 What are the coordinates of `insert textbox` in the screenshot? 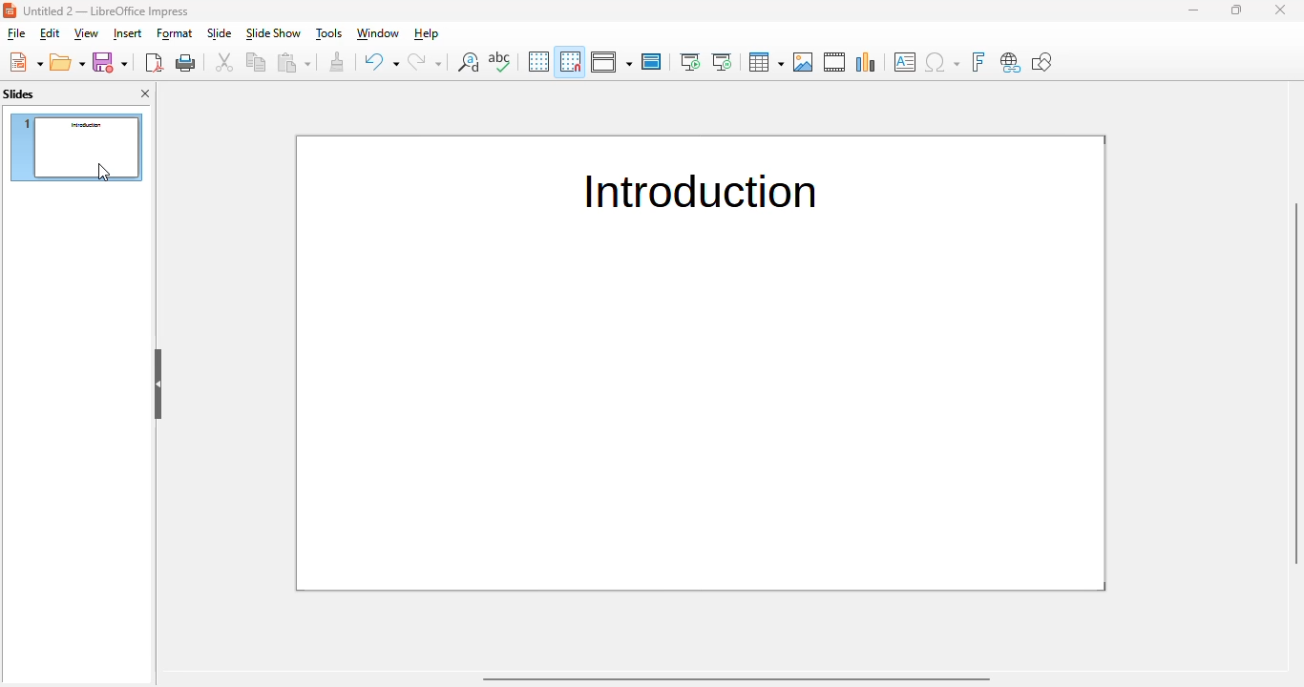 It's located at (905, 62).